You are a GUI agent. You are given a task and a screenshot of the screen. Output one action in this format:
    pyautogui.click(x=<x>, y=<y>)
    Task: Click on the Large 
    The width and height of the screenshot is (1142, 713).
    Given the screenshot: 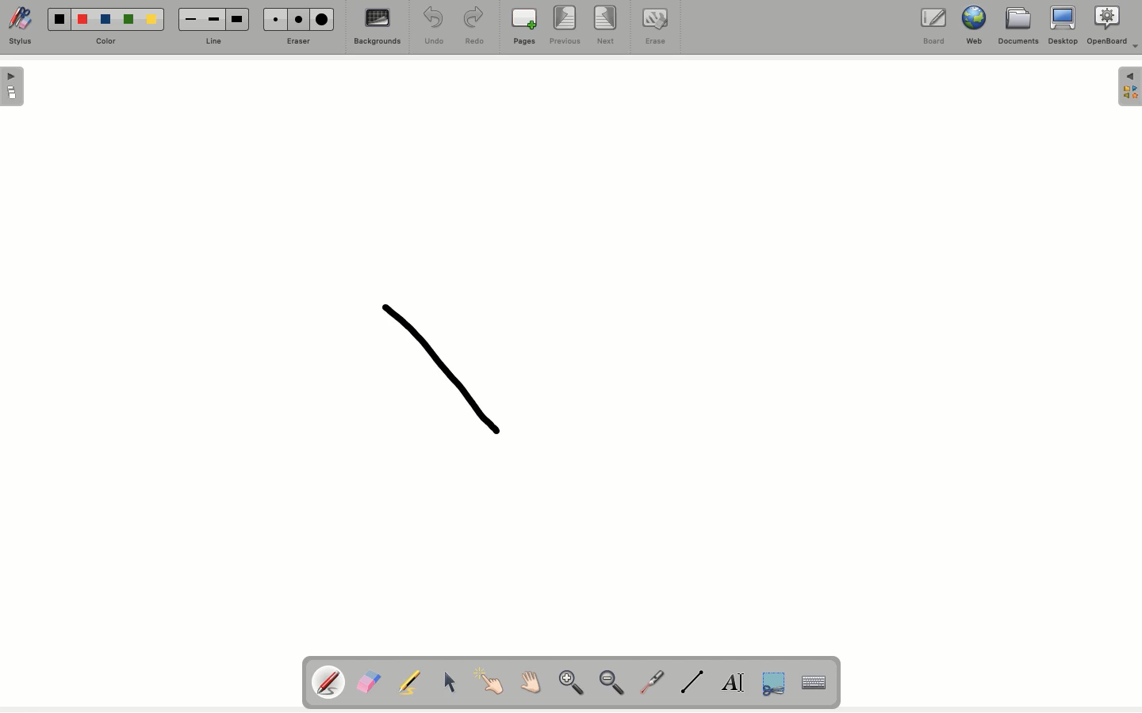 What is the action you would take?
    pyautogui.click(x=324, y=19)
    